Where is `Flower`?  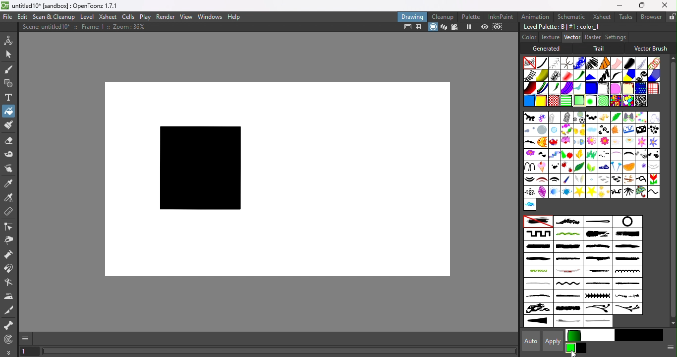 Flower is located at coordinates (529, 154).